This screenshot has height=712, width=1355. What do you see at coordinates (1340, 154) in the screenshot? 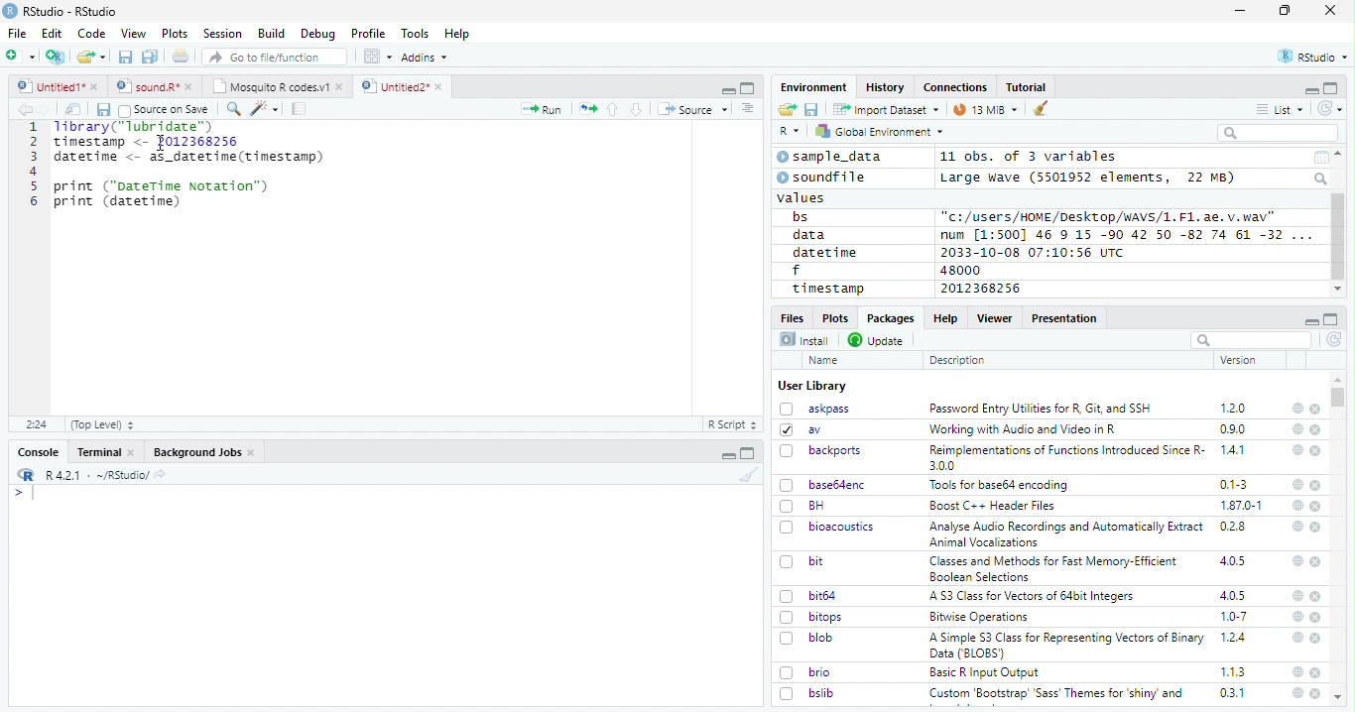
I see `scroll up` at bounding box center [1340, 154].